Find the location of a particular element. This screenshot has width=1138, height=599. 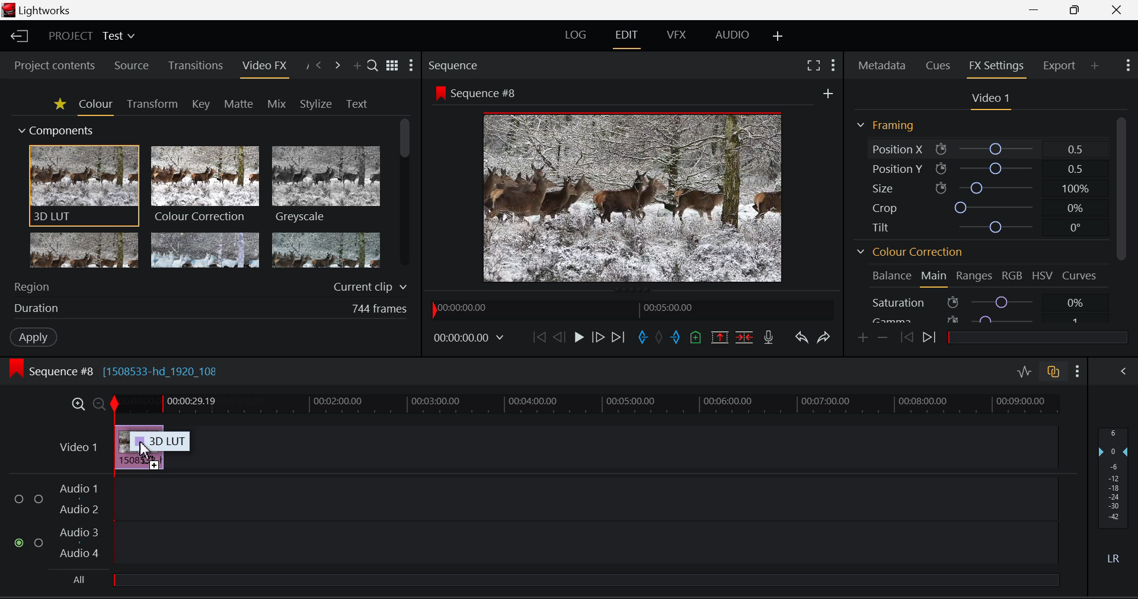

Sequence #8 is located at coordinates (477, 92).